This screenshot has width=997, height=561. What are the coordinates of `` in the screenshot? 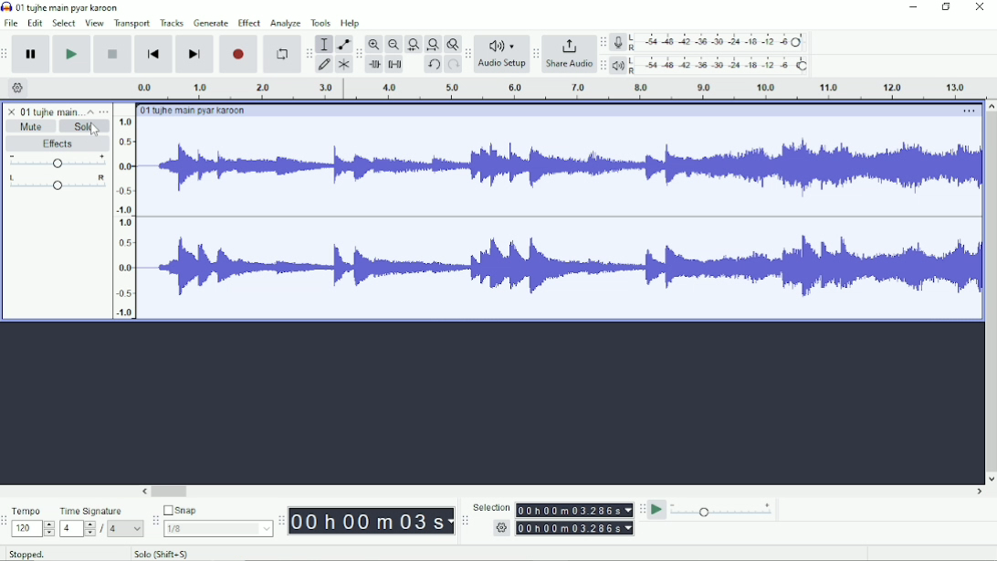 It's located at (78, 528).